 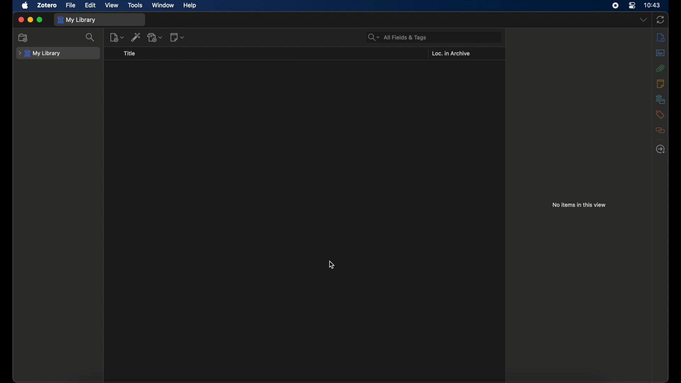 I want to click on help, so click(x=190, y=5).